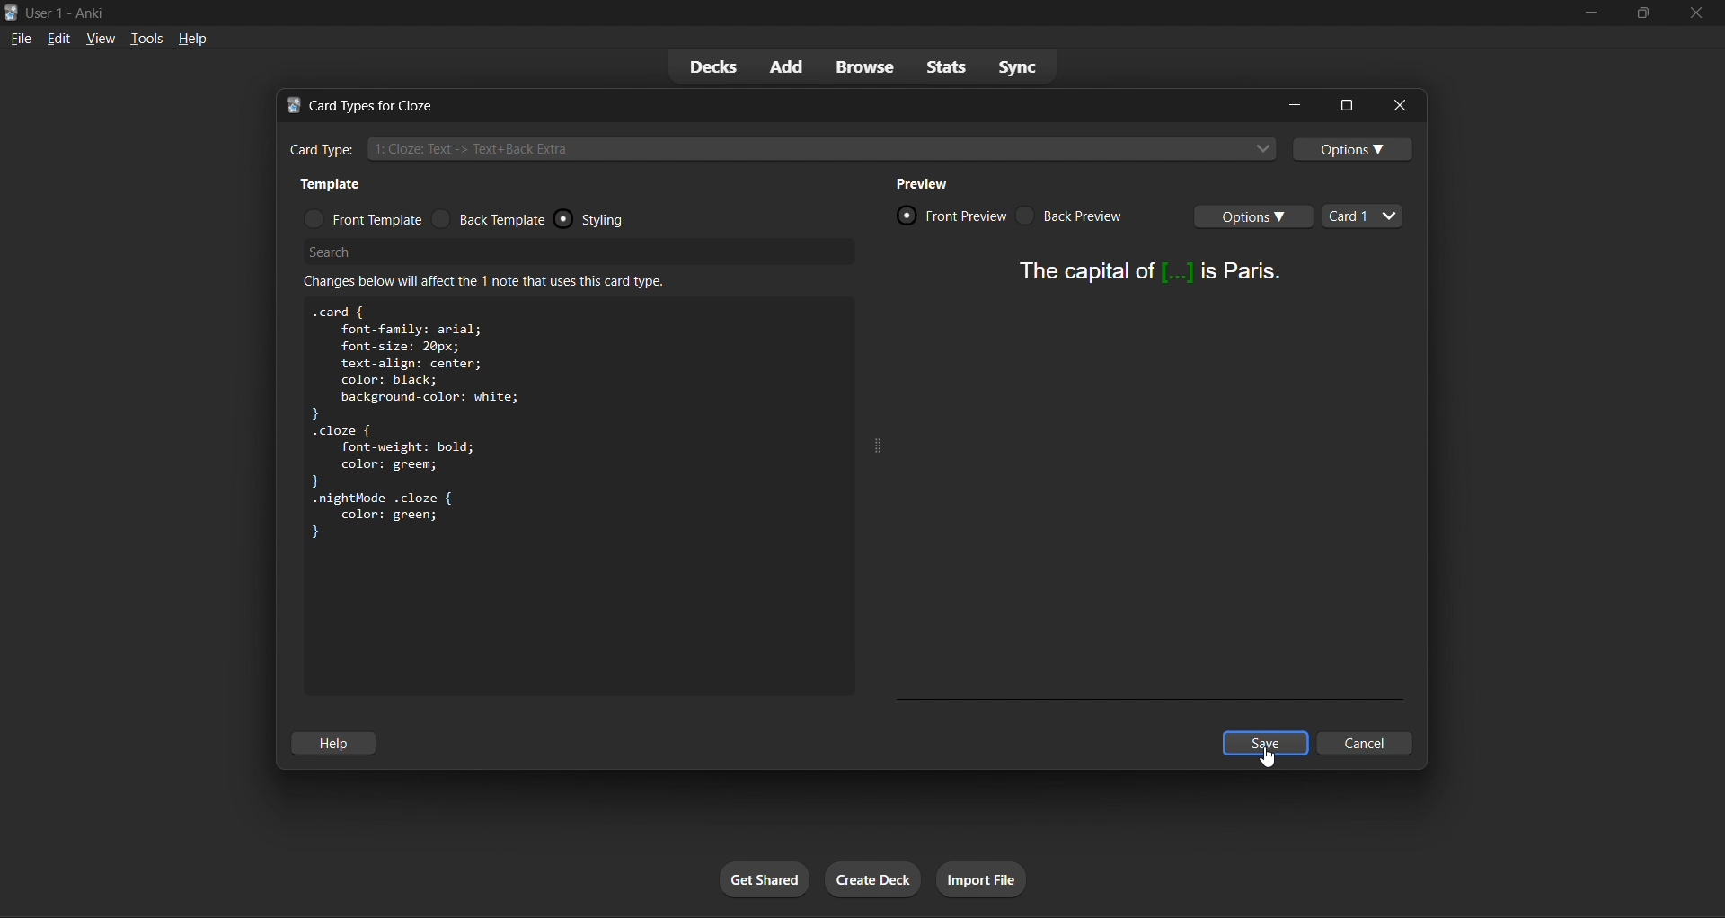 The width and height of the screenshot is (1725, 918). I want to click on get shared, so click(767, 878).